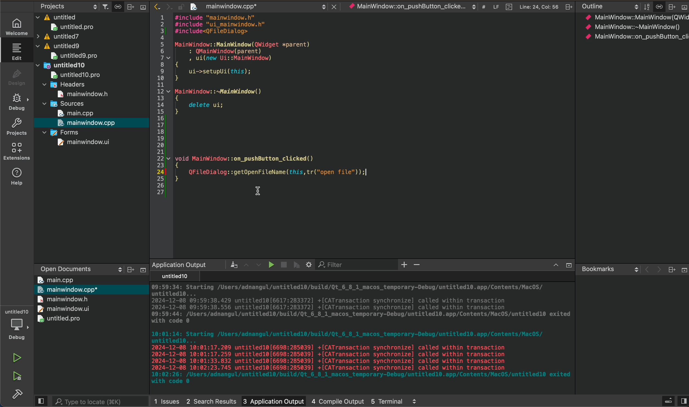 This screenshot has width=689, height=407. Describe the element at coordinates (683, 270) in the screenshot. I see `` at that location.